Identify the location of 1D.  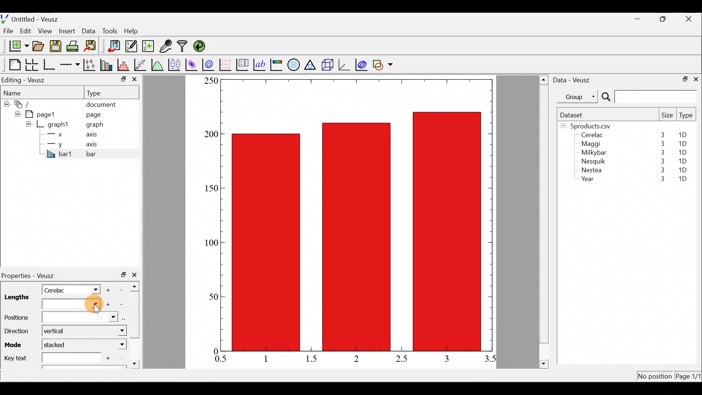
(682, 144).